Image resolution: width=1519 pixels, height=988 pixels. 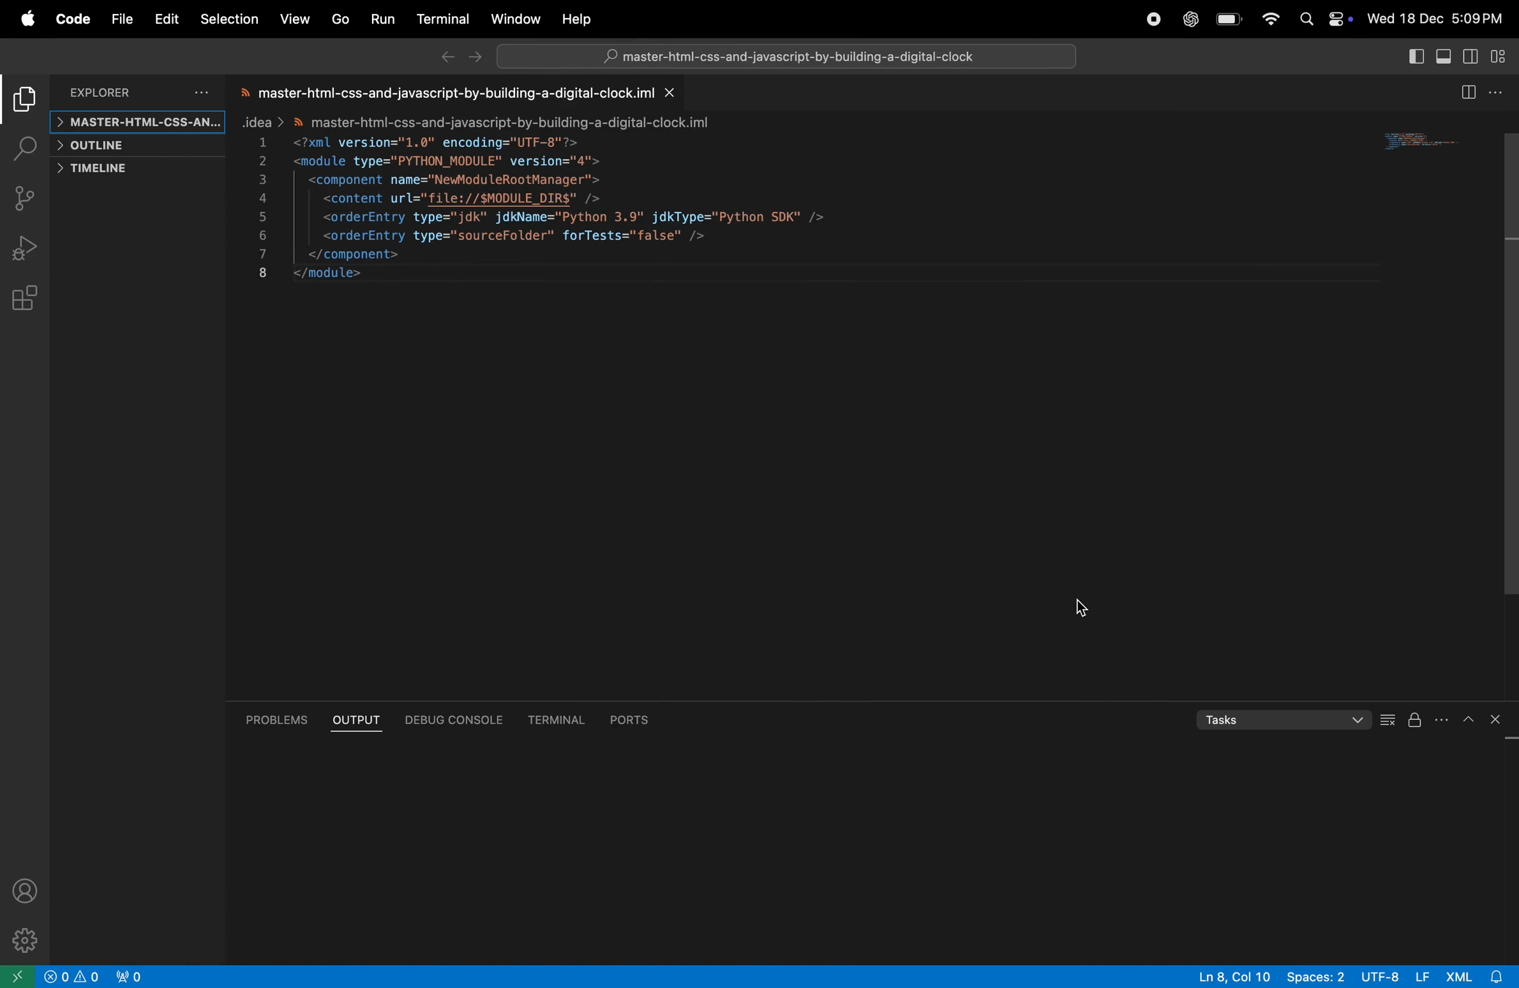 What do you see at coordinates (441, 20) in the screenshot?
I see `terminal` at bounding box center [441, 20].